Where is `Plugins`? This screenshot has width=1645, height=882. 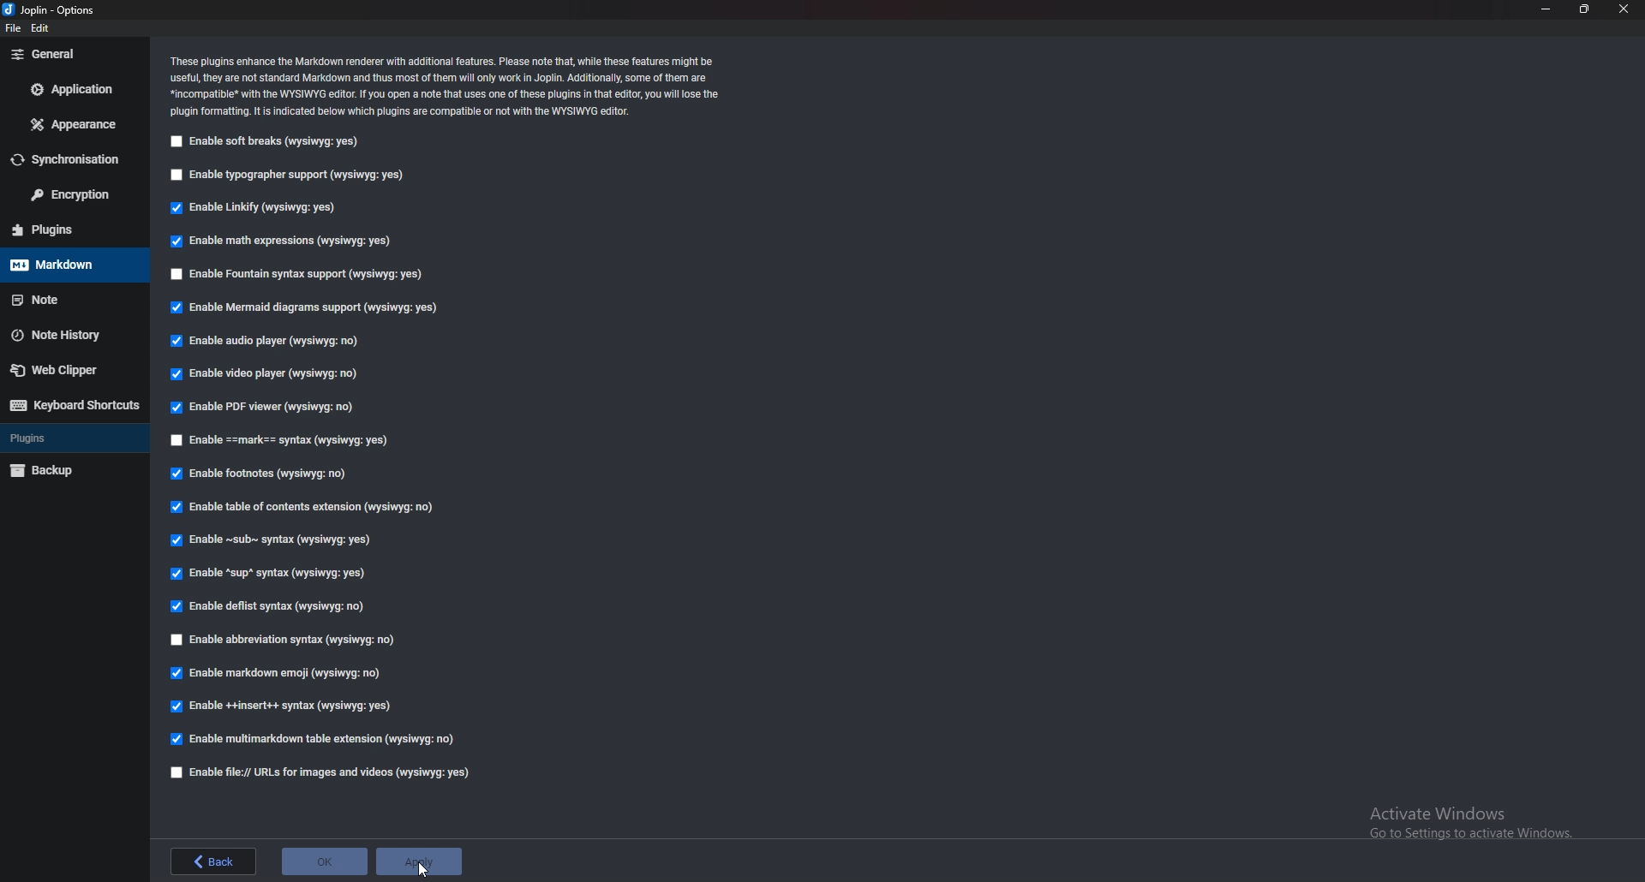 Plugins is located at coordinates (68, 229).